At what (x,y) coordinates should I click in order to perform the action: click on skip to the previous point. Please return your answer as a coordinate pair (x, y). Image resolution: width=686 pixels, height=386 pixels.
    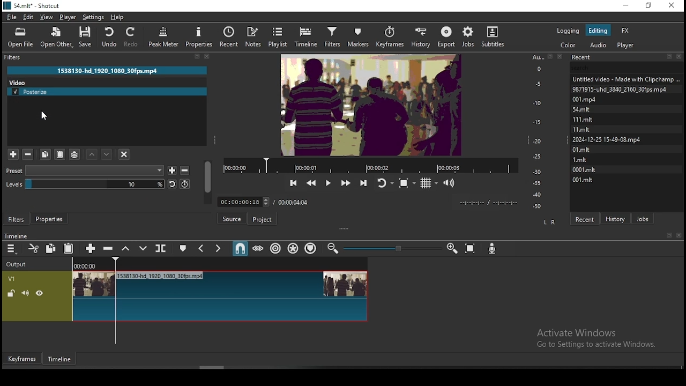
    Looking at the image, I should click on (291, 182).